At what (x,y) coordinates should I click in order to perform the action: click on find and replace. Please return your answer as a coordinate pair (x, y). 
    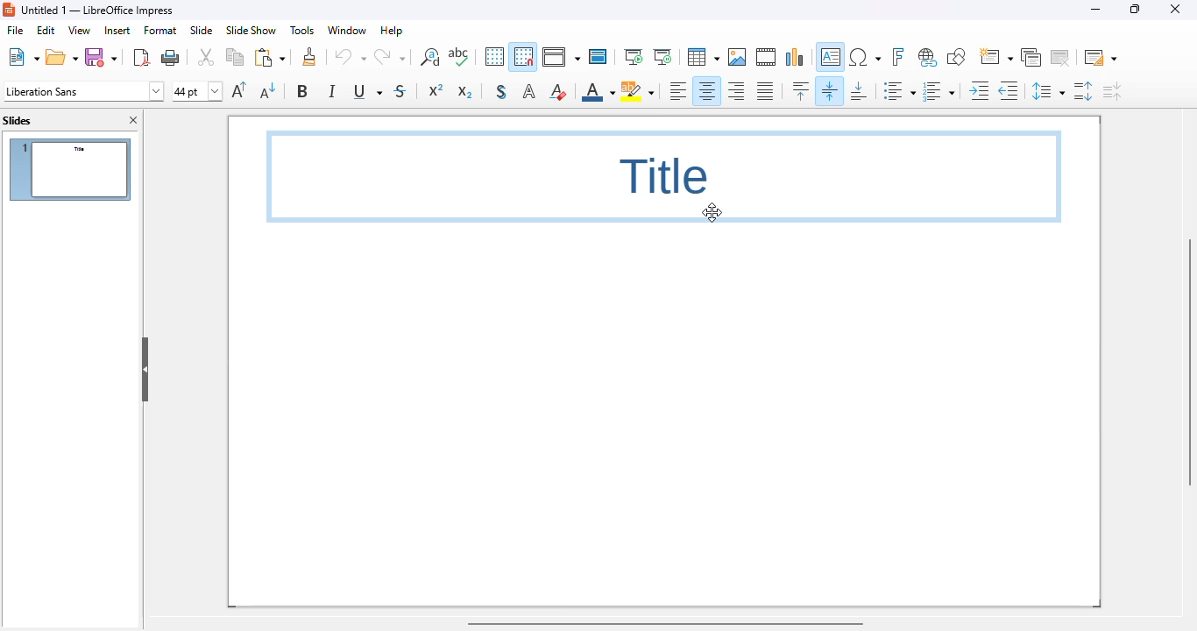
    Looking at the image, I should click on (430, 57).